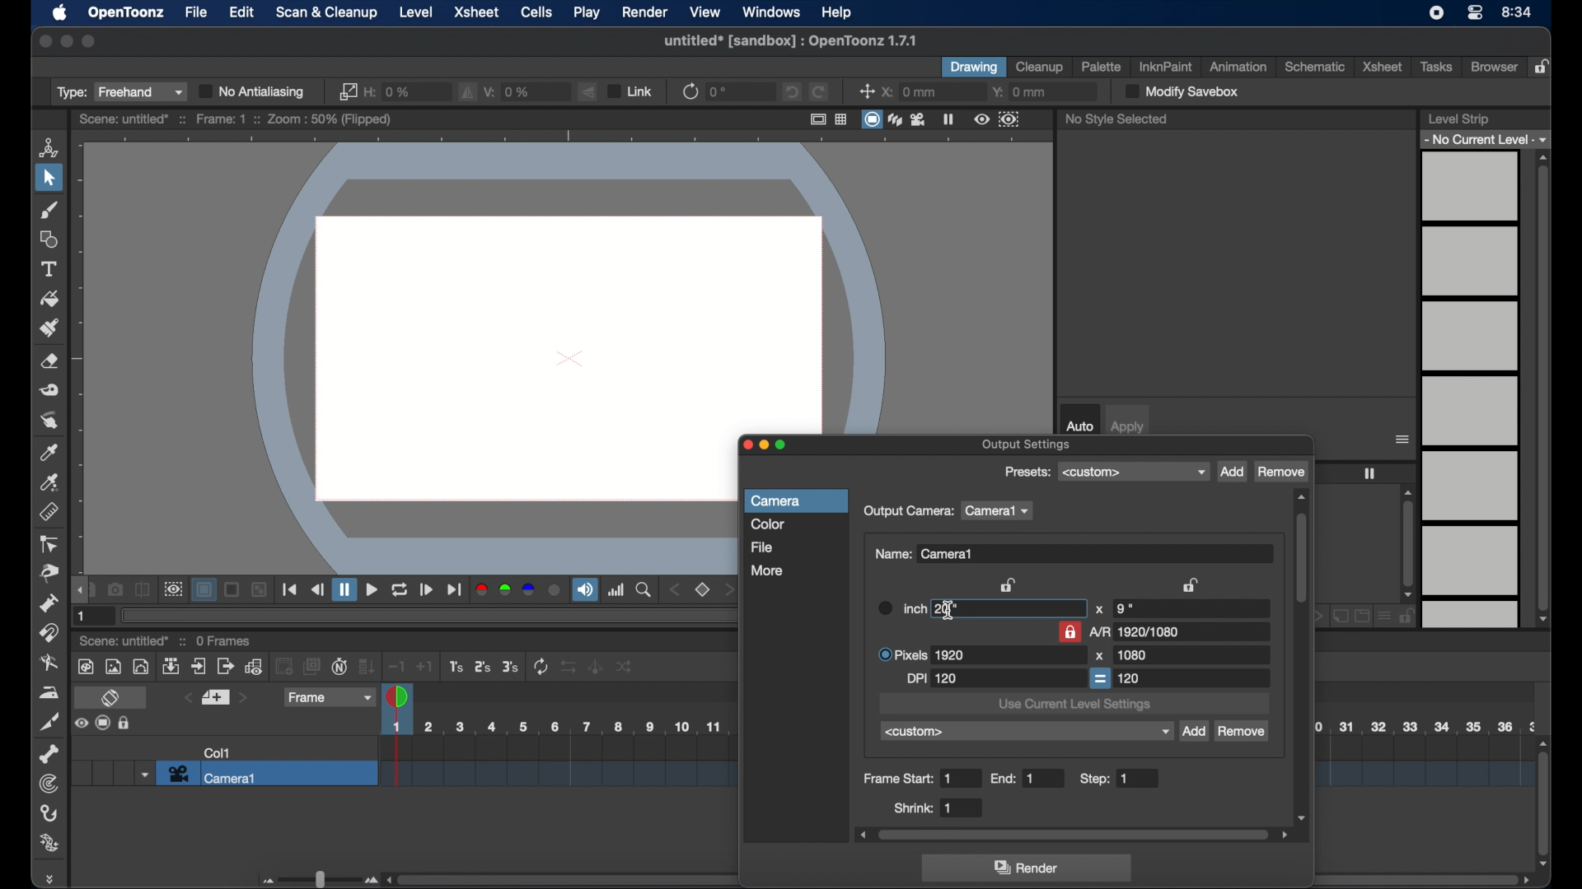 The image size is (1582, 889). What do you see at coordinates (390, 90) in the screenshot?
I see `h` at bounding box center [390, 90].